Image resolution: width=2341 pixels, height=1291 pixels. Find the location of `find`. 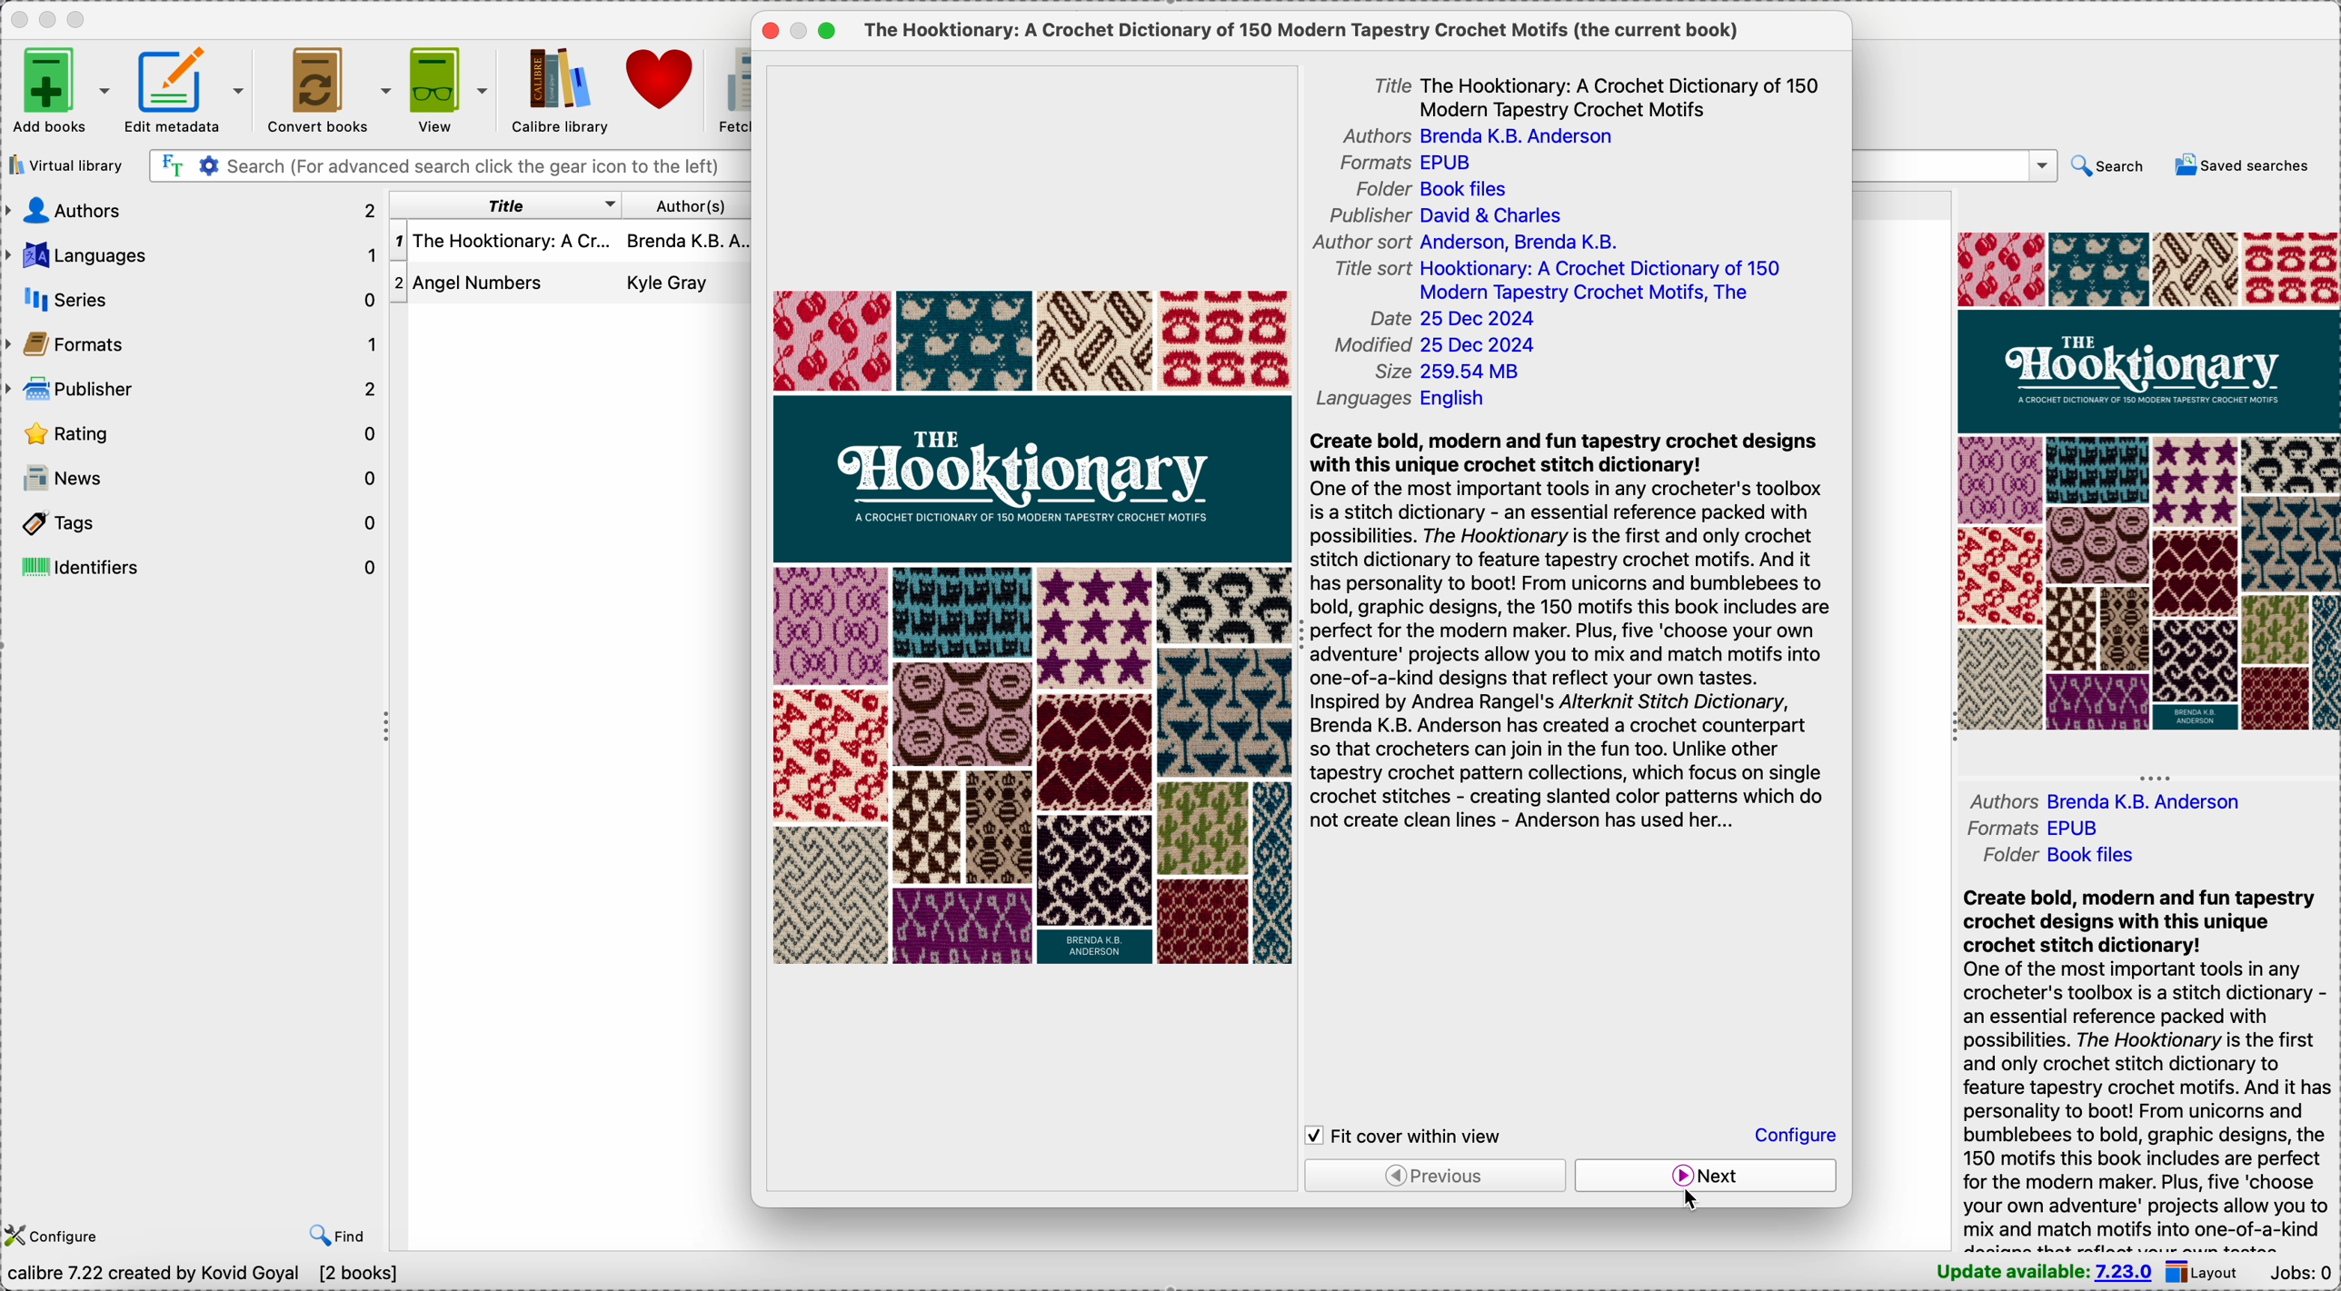

find is located at coordinates (336, 1237).